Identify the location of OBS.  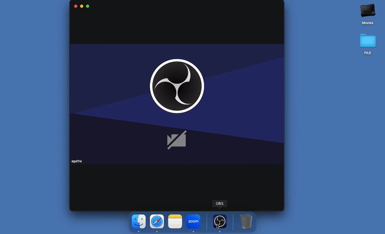
(179, 99).